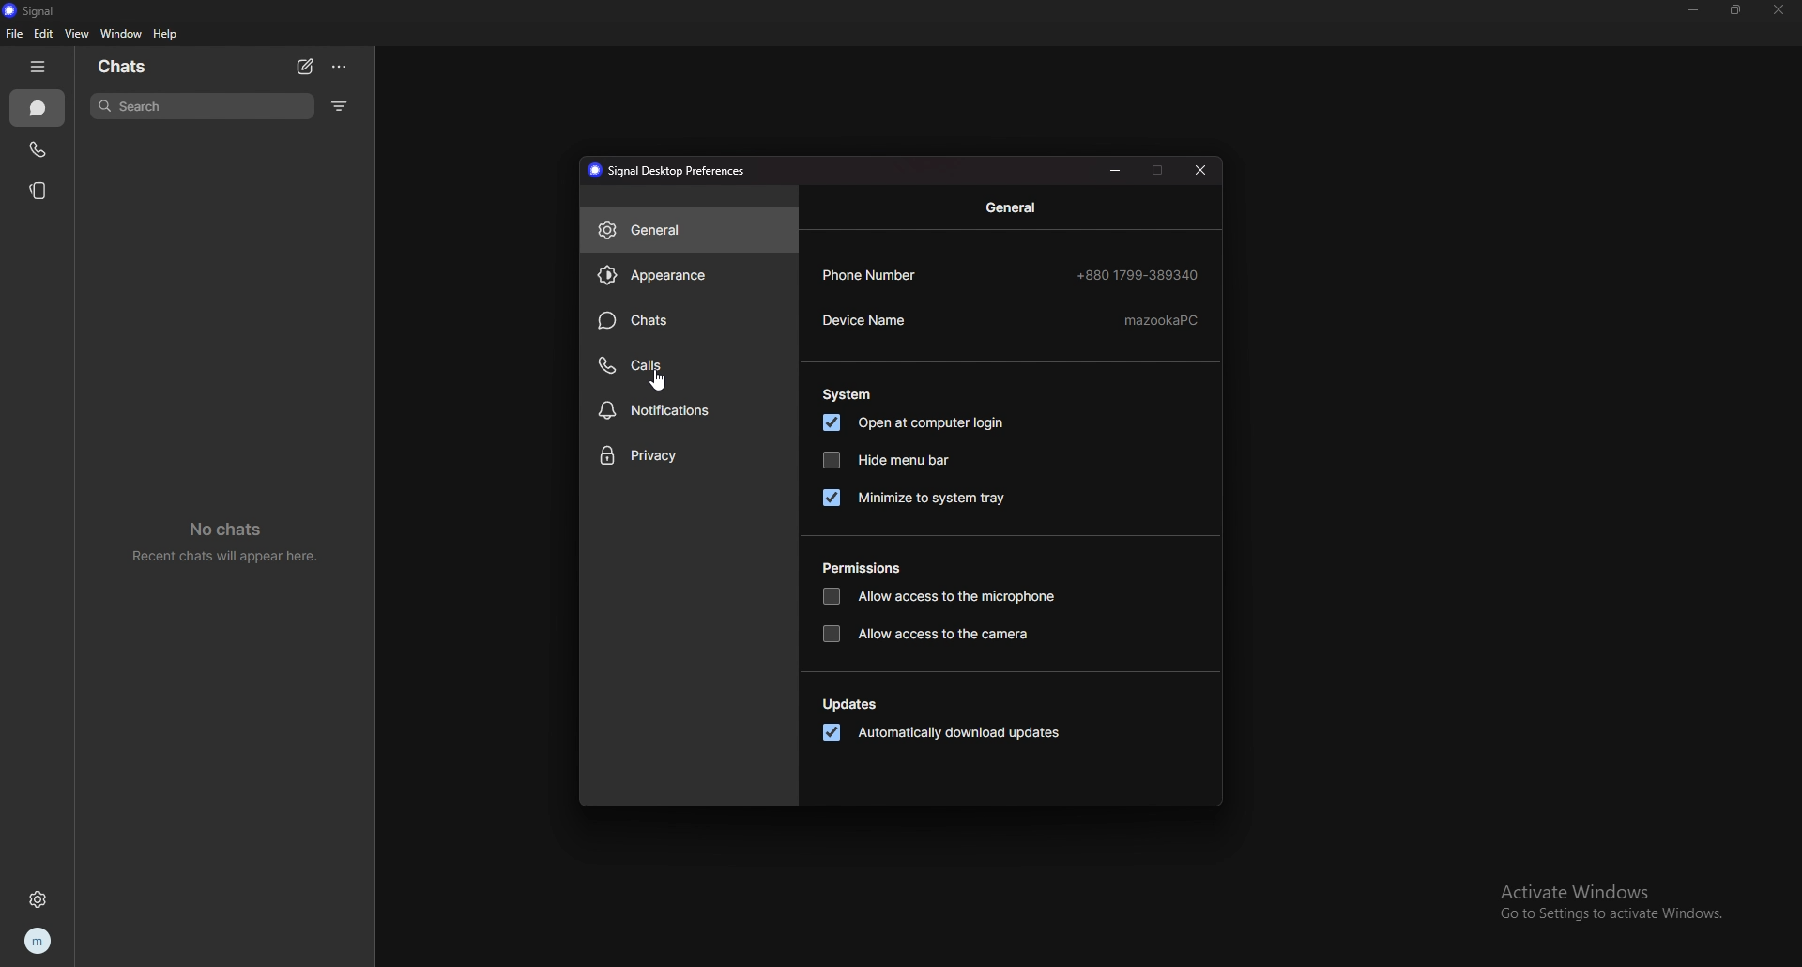 The image size is (1802, 967). I want to click on chats, so click(38, 108).